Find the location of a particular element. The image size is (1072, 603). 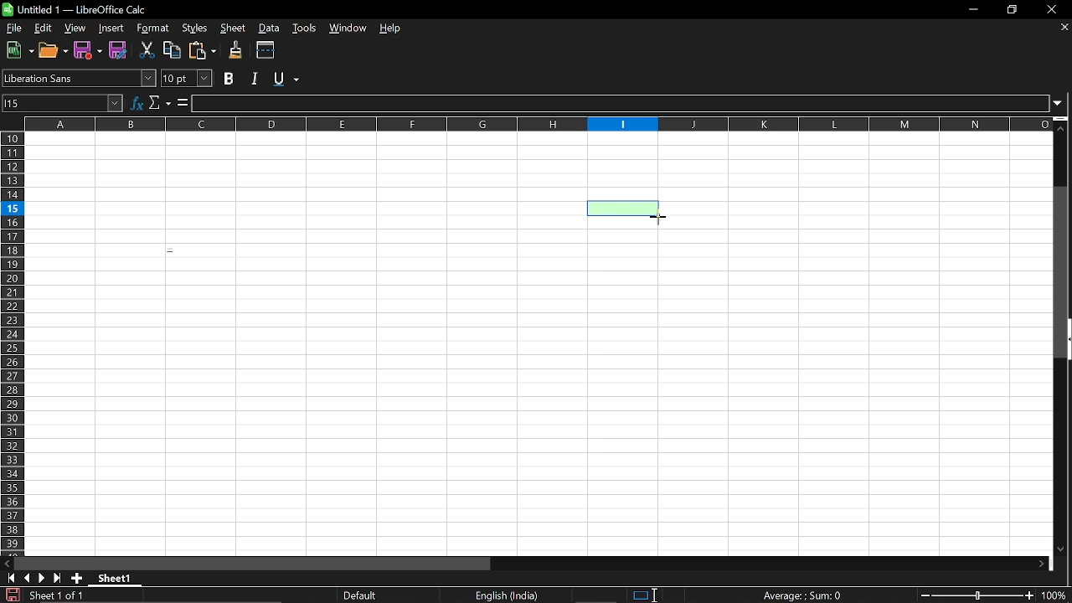

Fillable cell is located at coordinates (622, 166).